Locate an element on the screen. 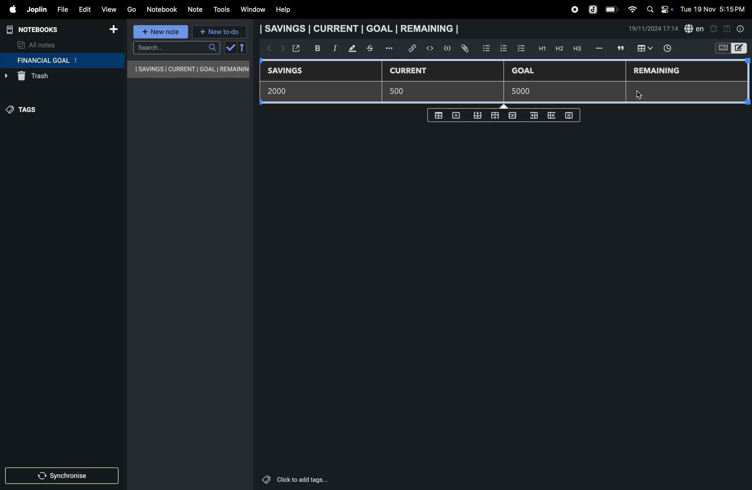  date and time is located at coordinates (715, 9).